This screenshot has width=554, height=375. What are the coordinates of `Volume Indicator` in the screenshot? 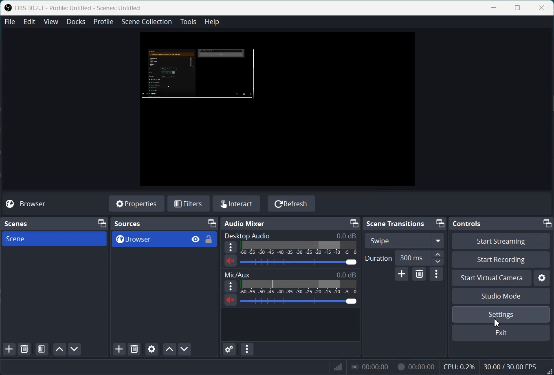 It's located at (299, 248).